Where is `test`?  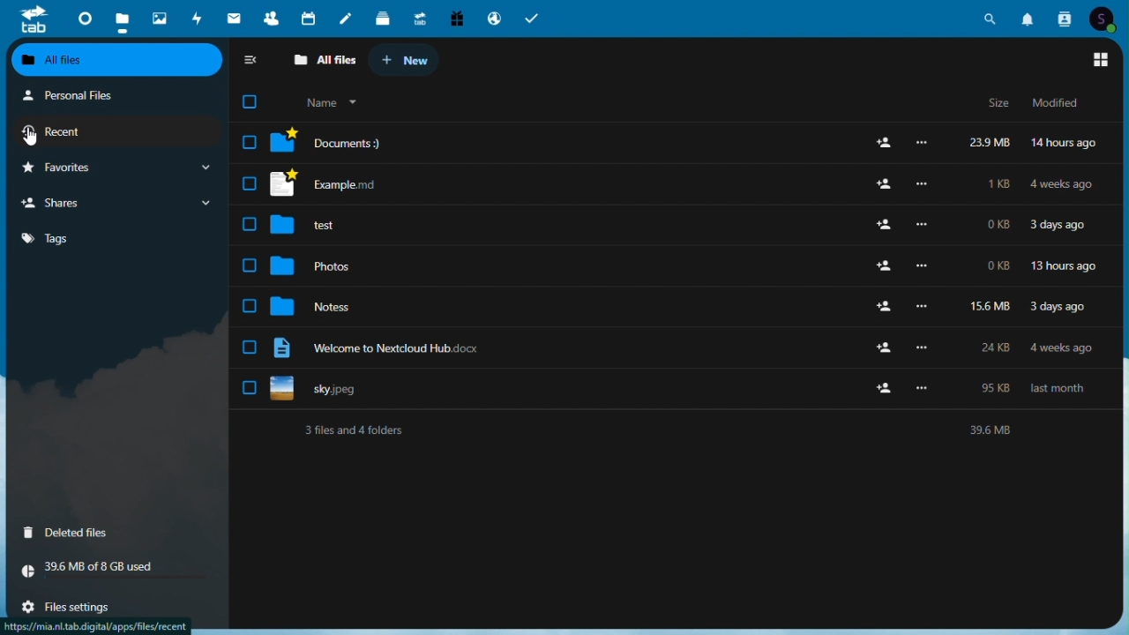
test is located at coordinates (320, 223).